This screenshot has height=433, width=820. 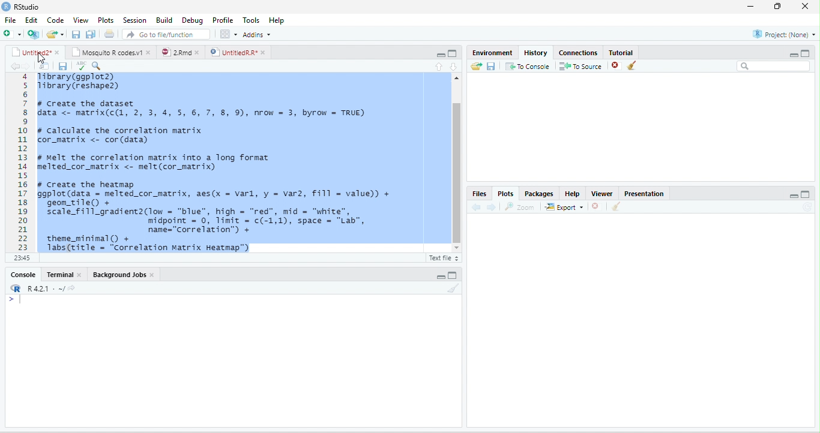 What do you see at coordinates (130, 275) in the screenshot?
I see `Backgroun jobs` at bounding box center [130, 275].